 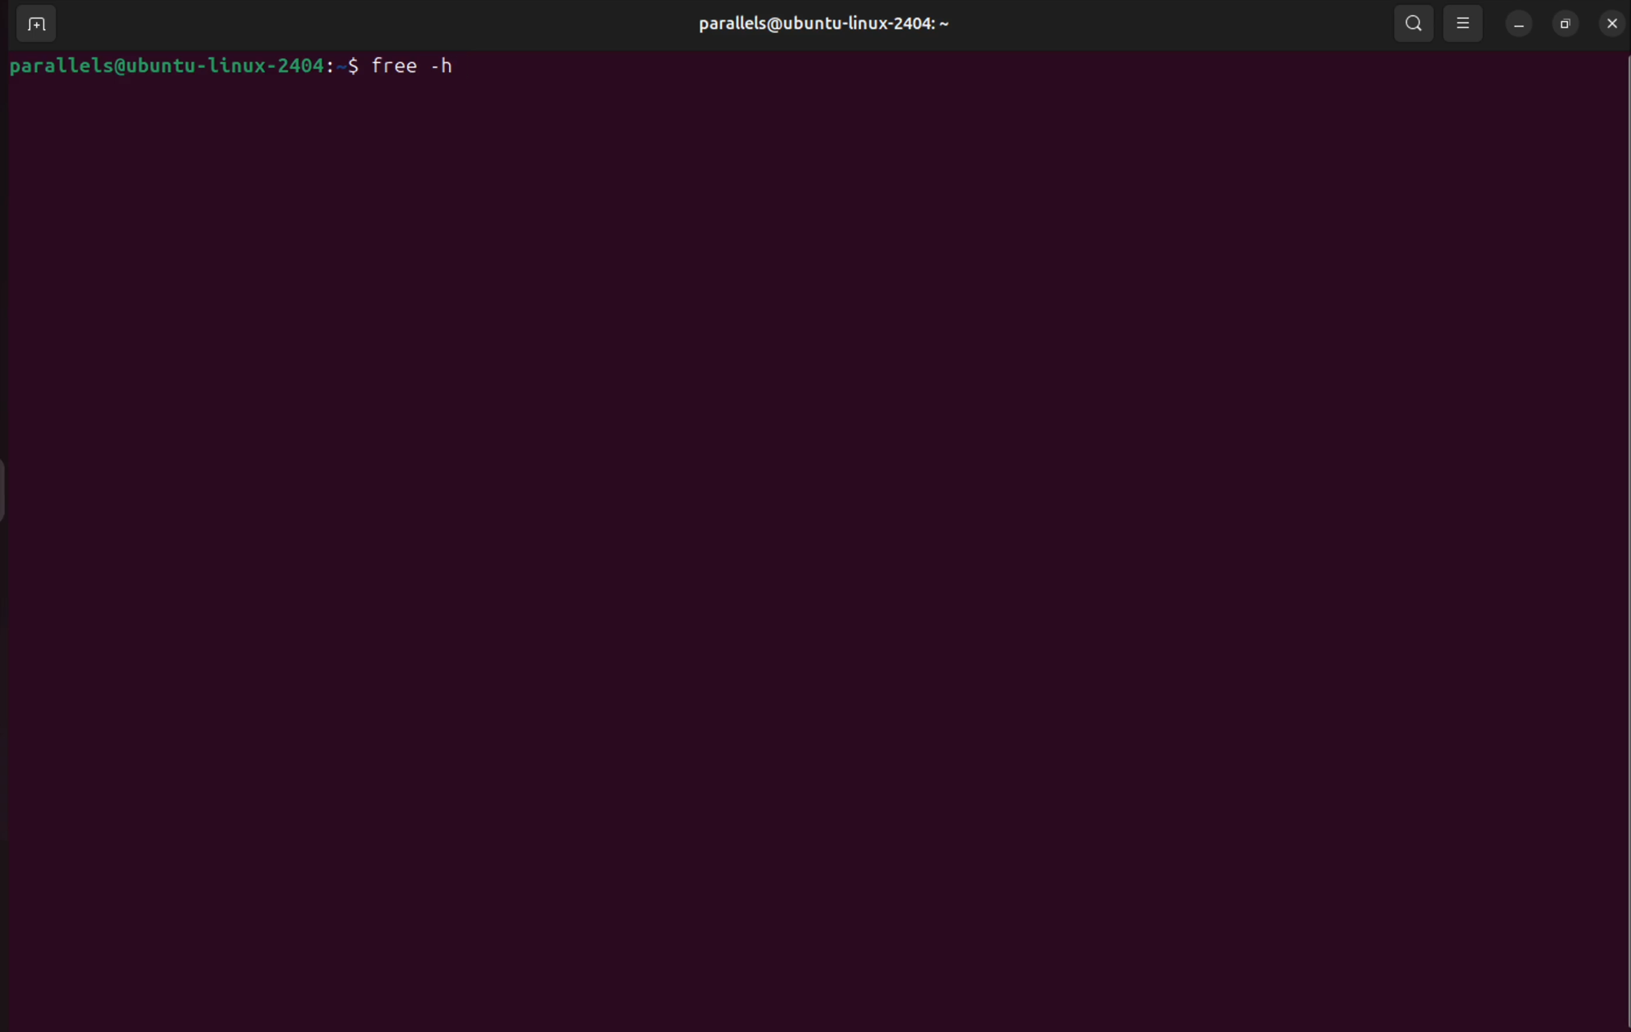 What do you see at coordinates (1415, 24) in the screenshot?
I see `search` at bounding box center [1415, 24].